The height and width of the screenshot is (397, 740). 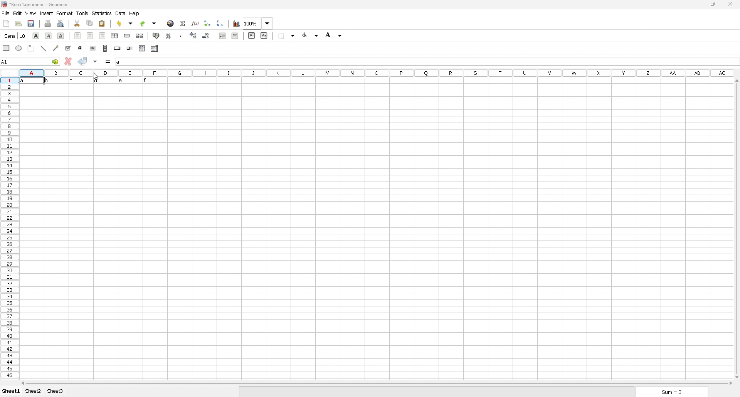 I want to click on tickbox, so click(x=68, y=48).